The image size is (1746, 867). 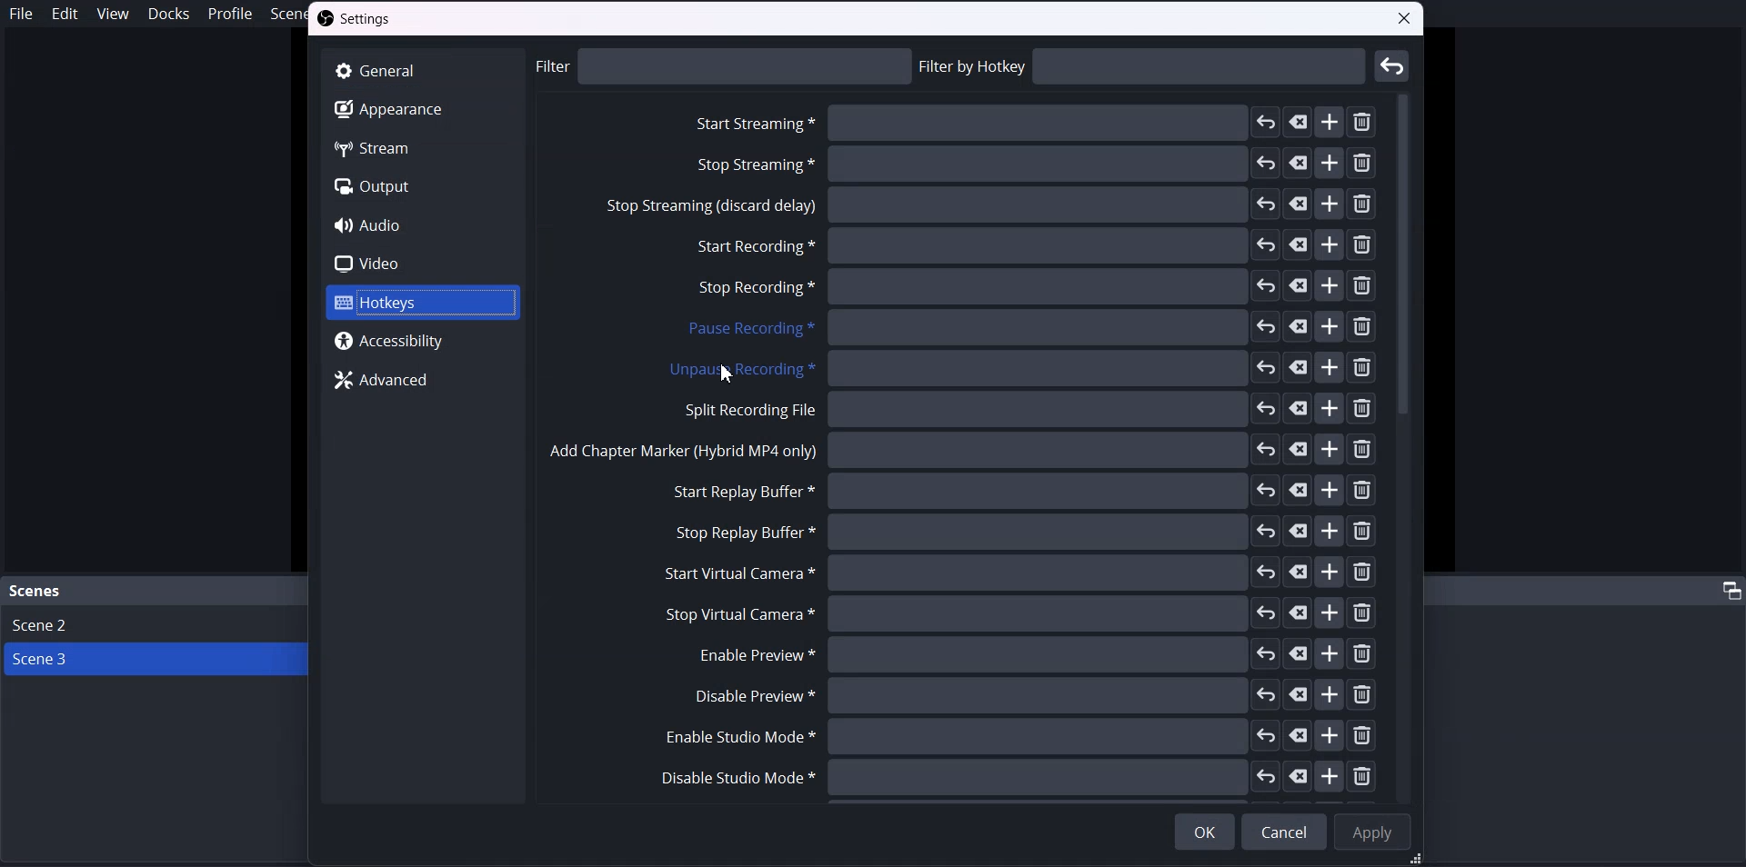 I want to click on Disable Preview, so click(x=1032, y=694).